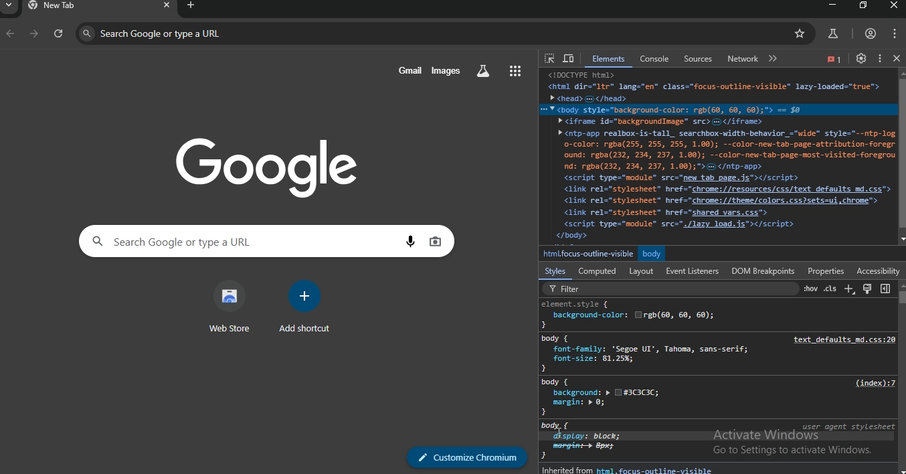  What do you see at coordinates (901, 151) in the screenshot?
I see `scrollbar` at bounding box center [901, 151].